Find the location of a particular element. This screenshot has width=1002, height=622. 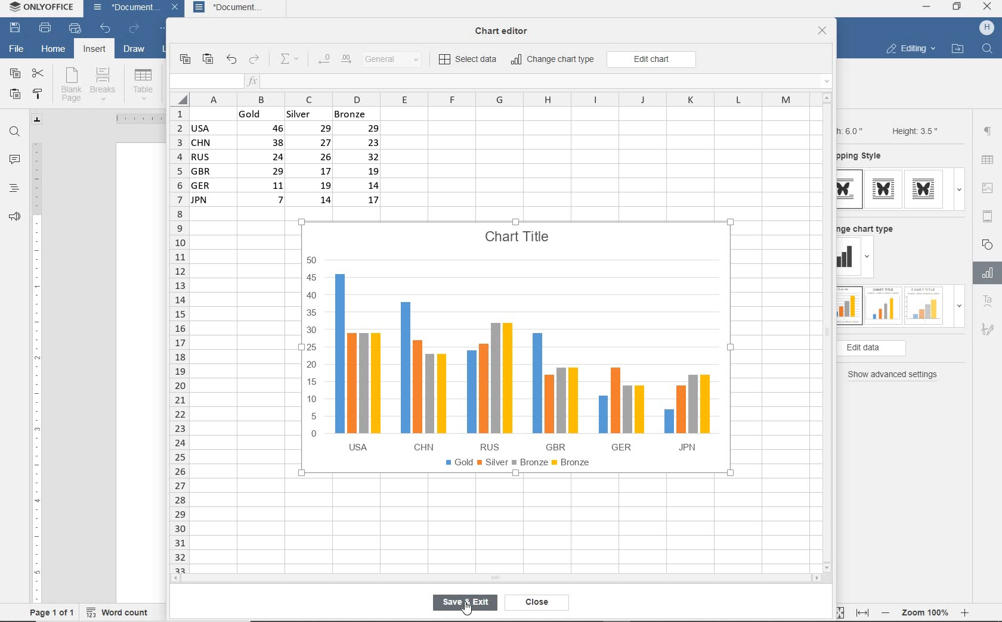

open file location is located at coordinates (957, 49).